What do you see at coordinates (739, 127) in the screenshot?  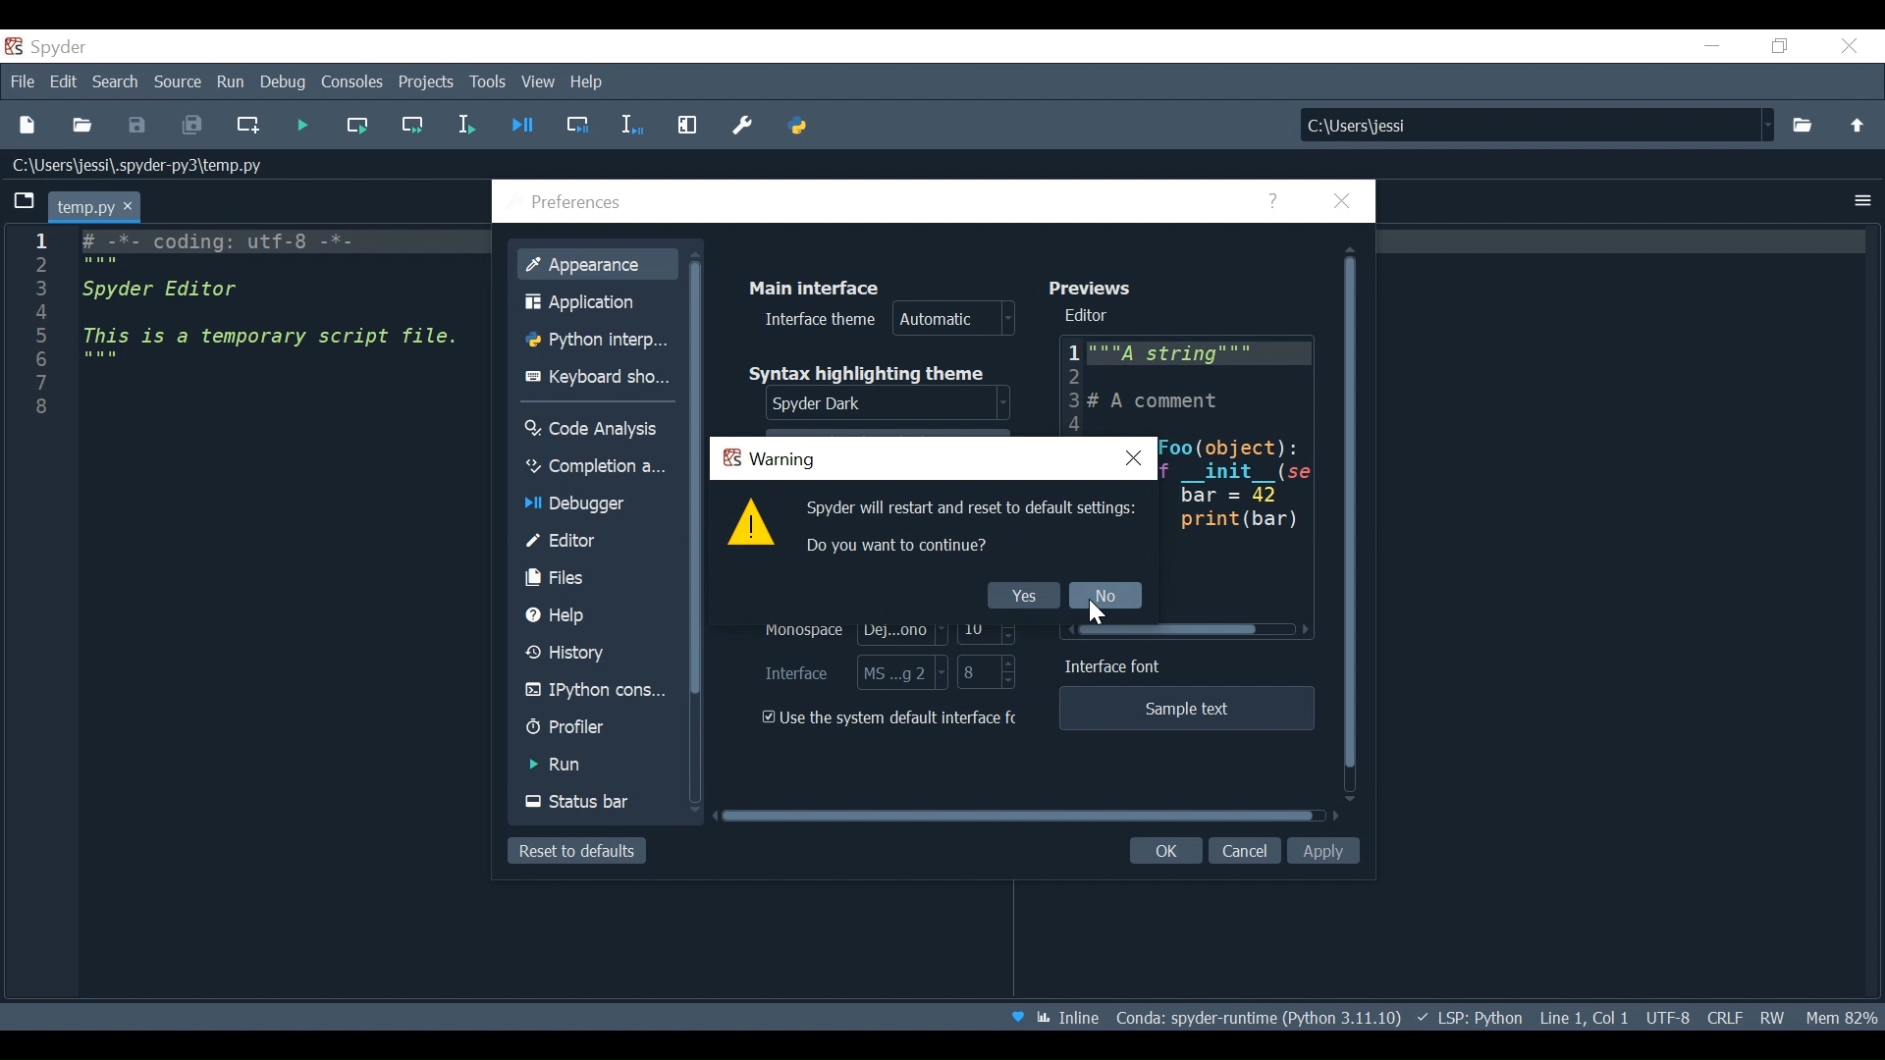 I see `Preference` at bounding box center [739, 127].